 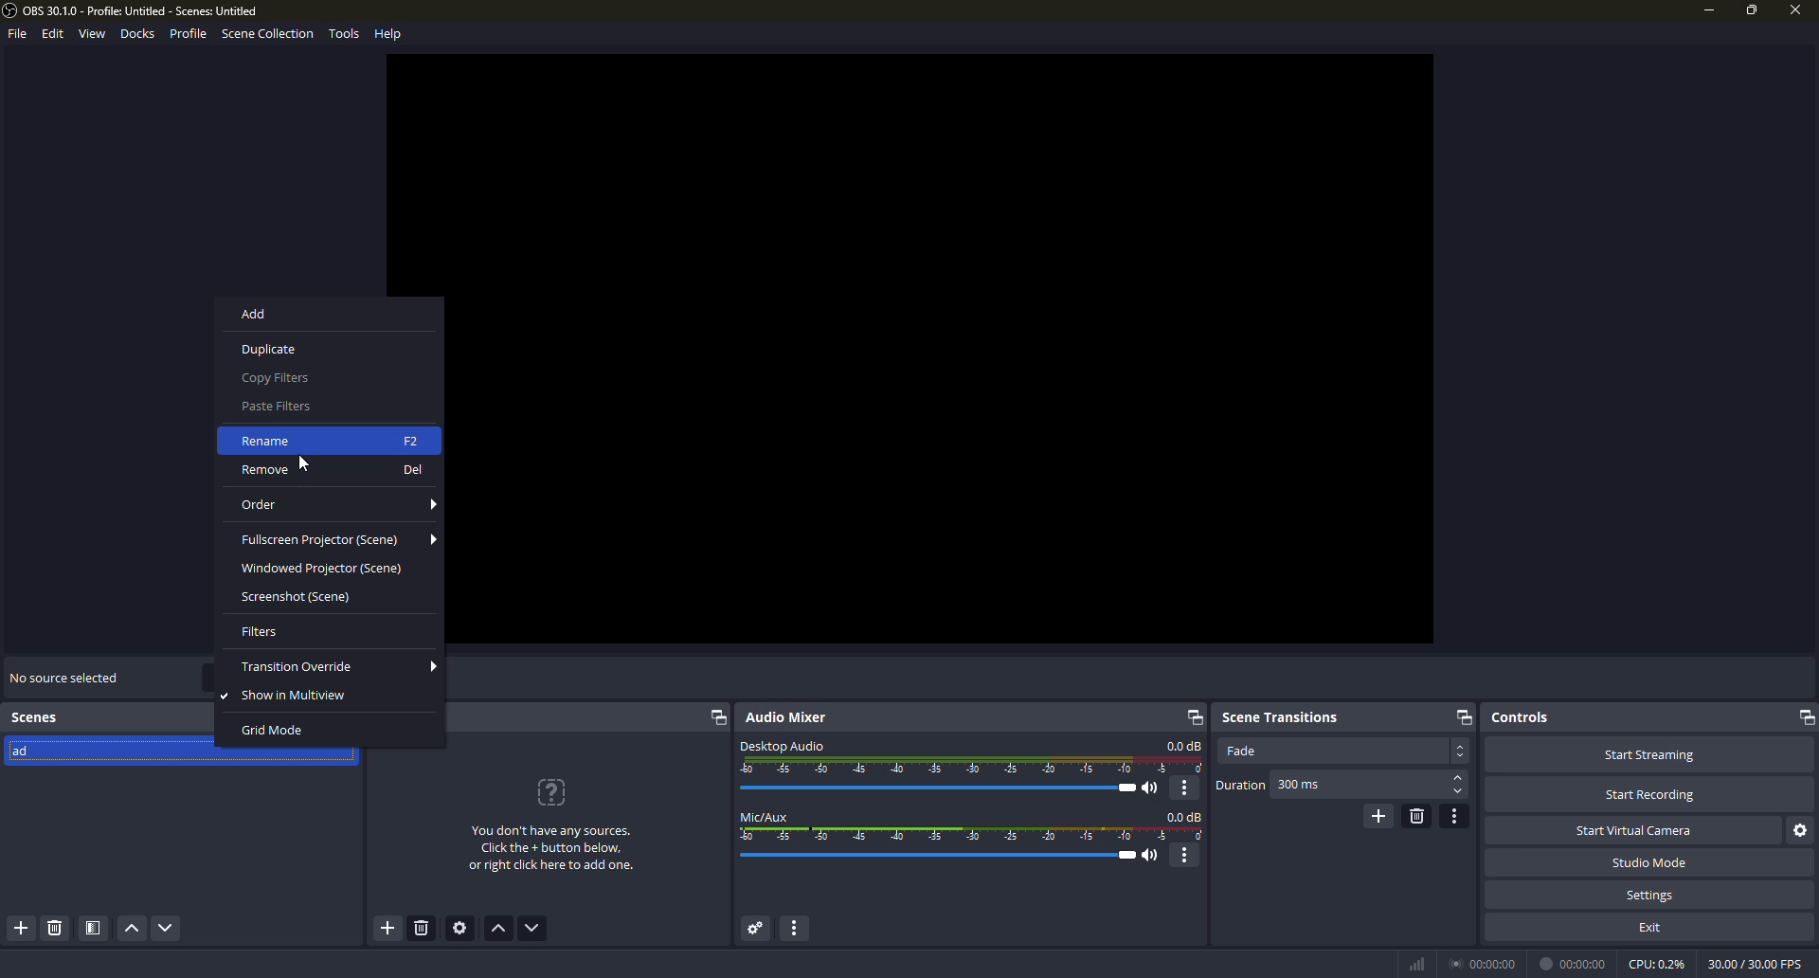 I want to click on advanced audio properties, so click(x=753, y=929).